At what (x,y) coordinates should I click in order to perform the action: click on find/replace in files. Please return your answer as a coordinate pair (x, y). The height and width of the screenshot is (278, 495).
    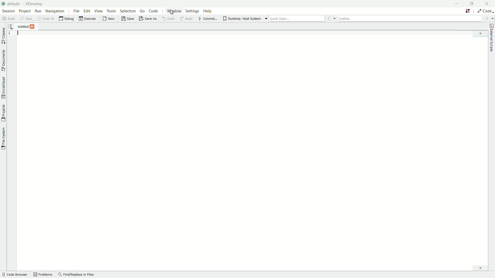
    Looking at the image, I should click on (75, 275).